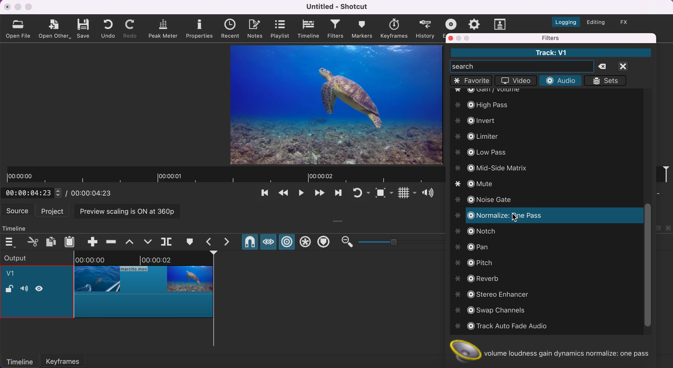 Image resolution: width=673 pixels, height=368 pixels. I want to click on create/edit marker, so click(191, 242).